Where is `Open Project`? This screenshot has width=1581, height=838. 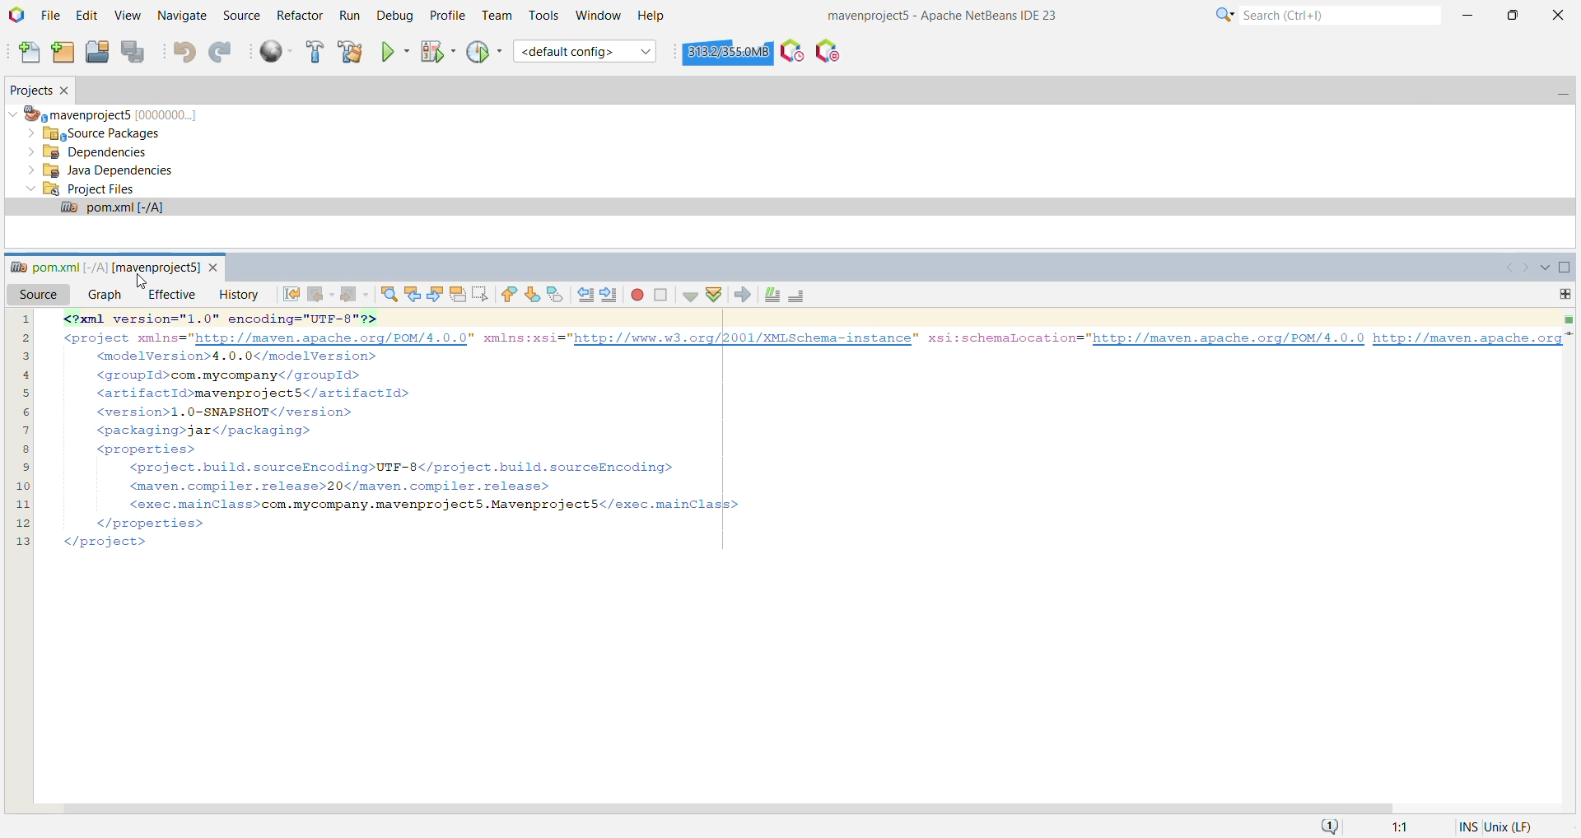 Open Project is located at coordinates (97, 52).